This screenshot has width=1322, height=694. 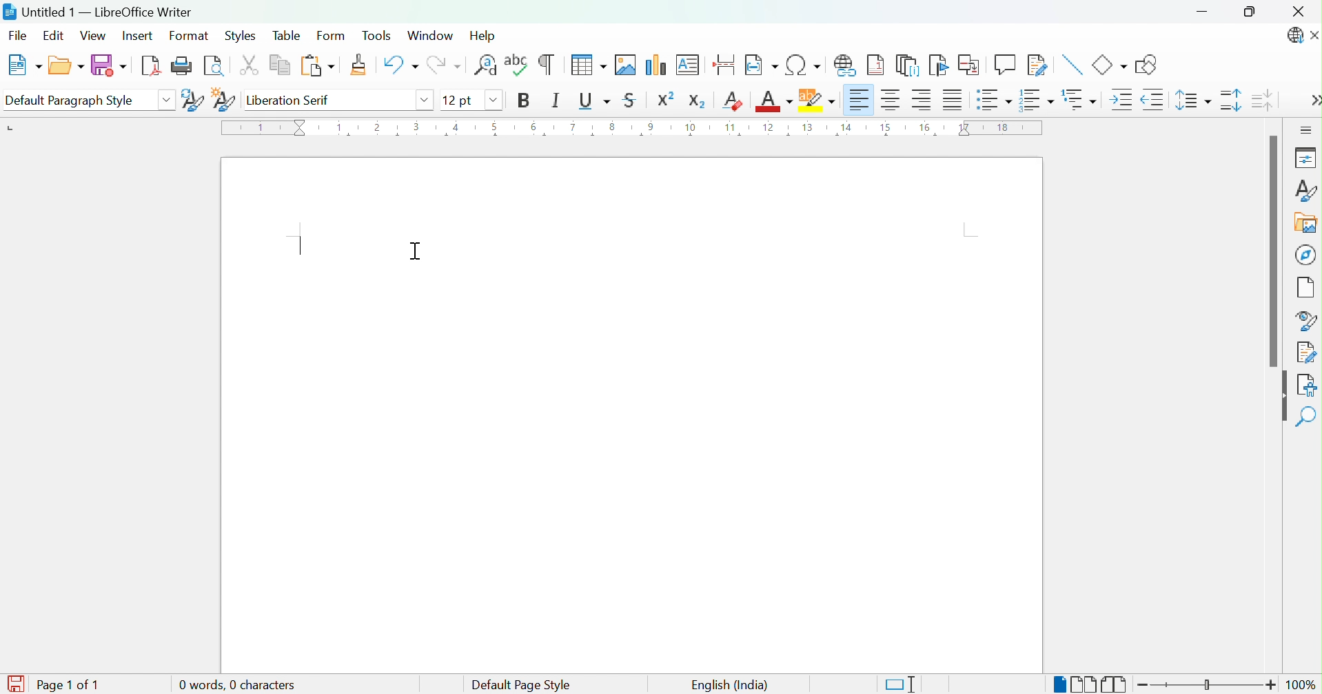 I want to click on Cut, so click(x=250, y=65).